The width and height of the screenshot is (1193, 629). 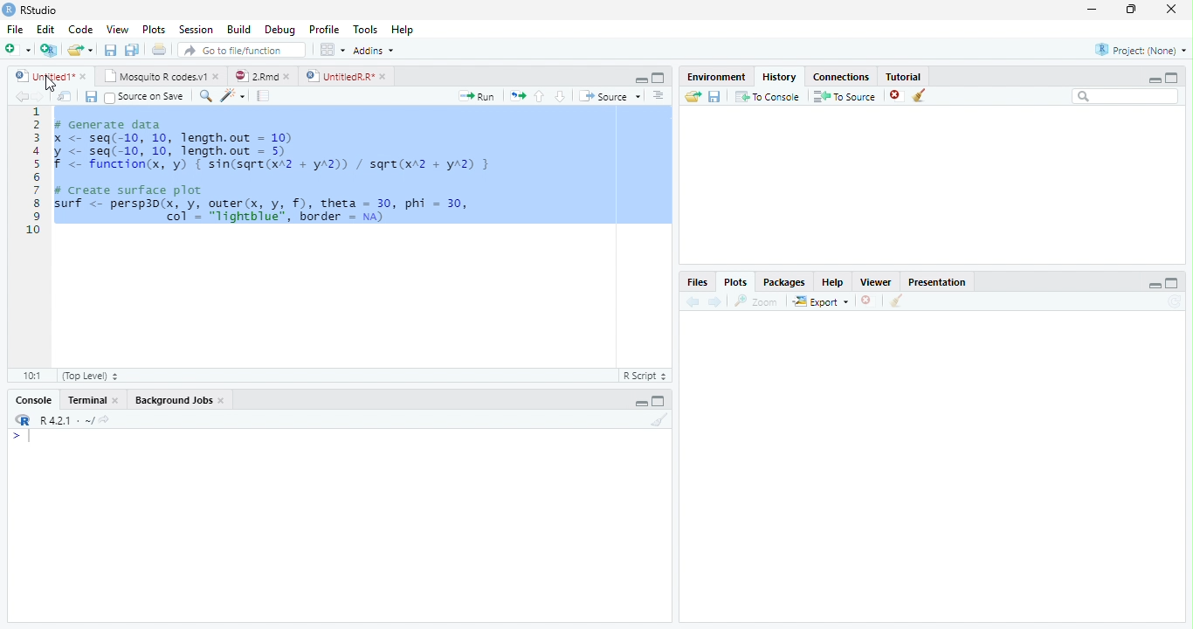 What do you see at coordinates (517, 95) in the screenshot?
I see `Re-run the previous code region` at bounding box center [517, 95].